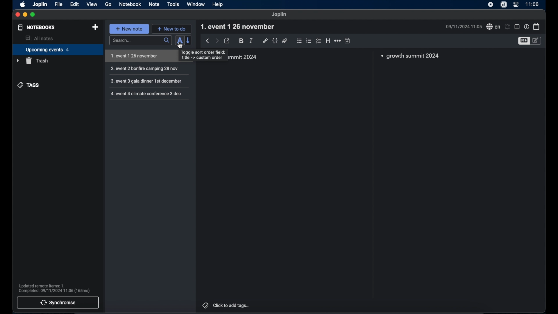  What do you see at coordinates (142, 56) in the screenshot?
I see `1. event 1 26 november` at bounding box center [142, 56].